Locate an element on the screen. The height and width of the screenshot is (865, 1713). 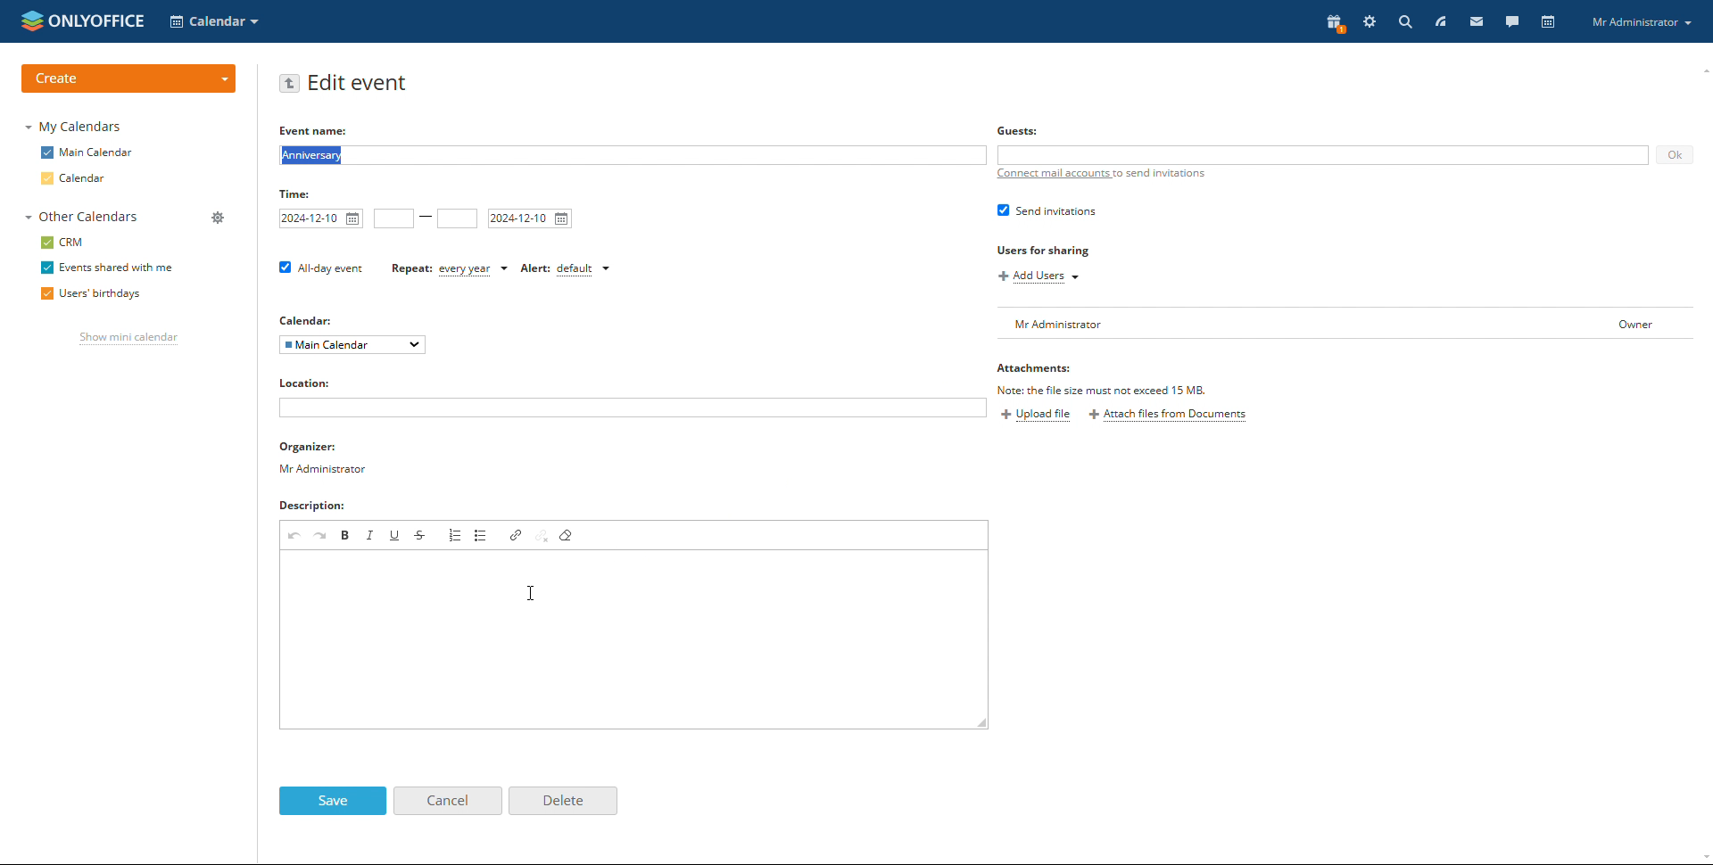
select application is located at coordinates (216, 21).